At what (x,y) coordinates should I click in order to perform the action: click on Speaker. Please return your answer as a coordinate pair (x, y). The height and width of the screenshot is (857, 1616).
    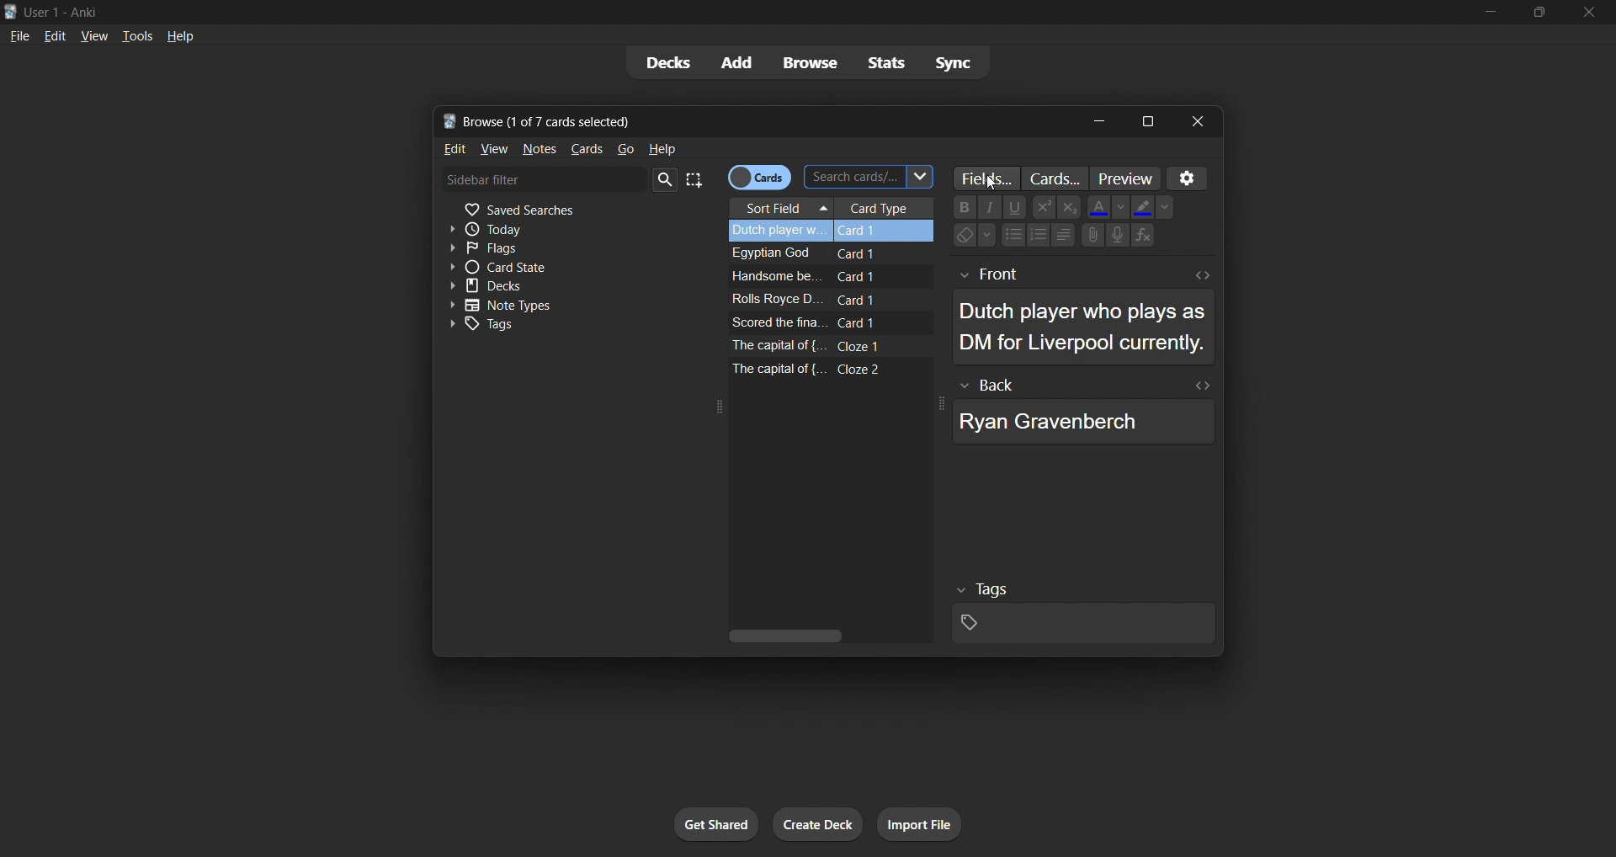
    Looking at the image, I should click on (1118, 235).